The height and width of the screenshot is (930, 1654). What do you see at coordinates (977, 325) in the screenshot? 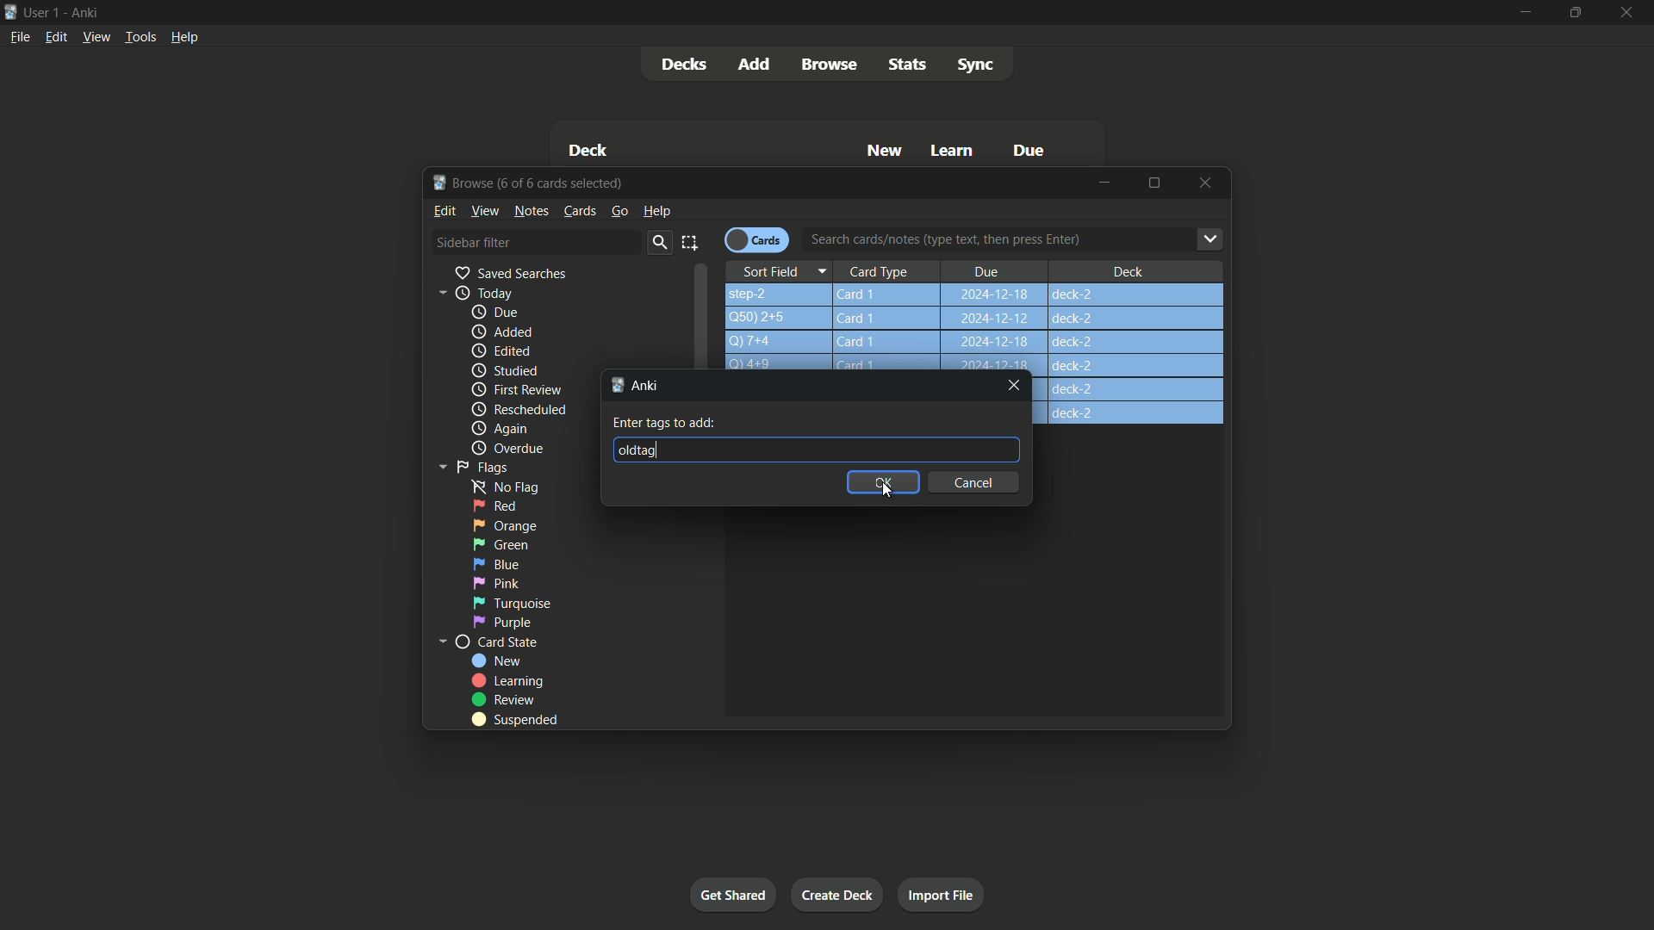
I see `step-2 Card1 2024-12-18 deck-2 Q)50)2+5Q)7+4 Card1 2024-12-18 deck-2  14+9 Card 1 how can youg.. Card 1 2024-12-18 deck-2  a Card 1 2024-12-18 deck-2 ` at bounding box center [977, 325].